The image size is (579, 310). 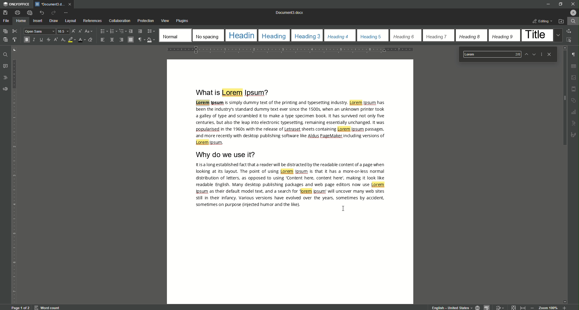 What do you see at coordinates (146, 21) in the screenshot?
I see `Protection` at bounding box center [146, 21].